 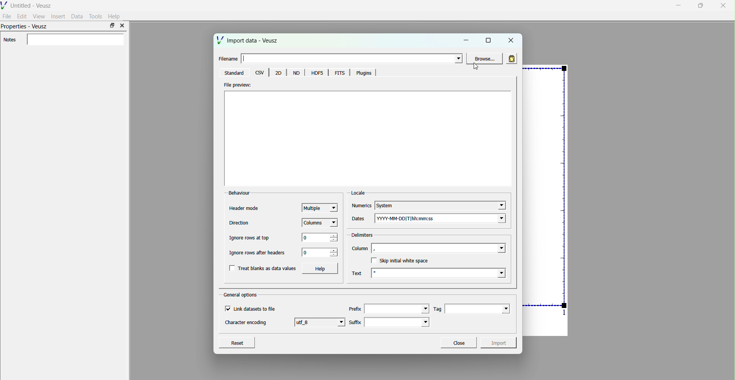 What do you see at coordinates (10, 40) in the screenshot?
I see `Notes` at bounding box center [10, 40].